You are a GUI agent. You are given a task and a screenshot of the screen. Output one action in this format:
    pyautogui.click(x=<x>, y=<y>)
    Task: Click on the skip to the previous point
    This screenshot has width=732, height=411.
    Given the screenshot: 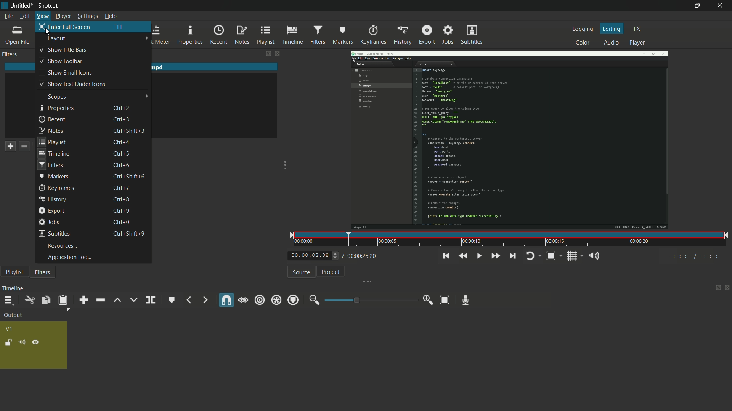 What is the action you would take?
    pyautogui.click(x=446, y=256)
    